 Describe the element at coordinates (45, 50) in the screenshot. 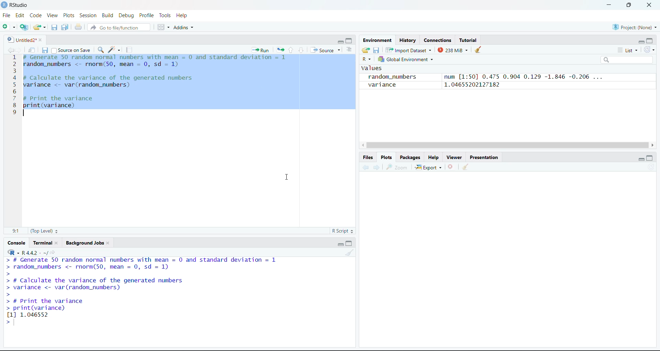

I see `save` at that location.